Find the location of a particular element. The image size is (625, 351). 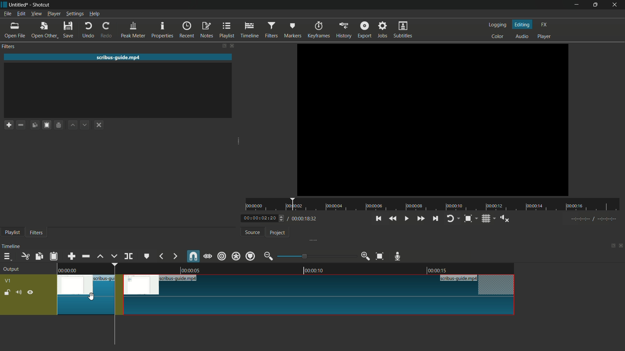

open other is located at coordinates (44, 30).